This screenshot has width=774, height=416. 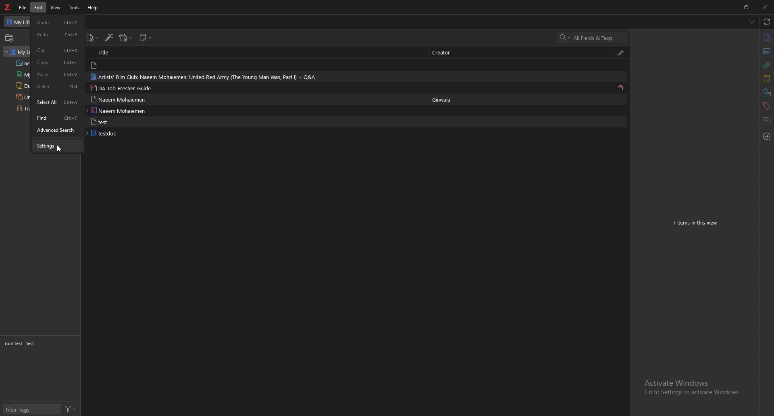 I want to click on pdf, so click(x=622, y=89).